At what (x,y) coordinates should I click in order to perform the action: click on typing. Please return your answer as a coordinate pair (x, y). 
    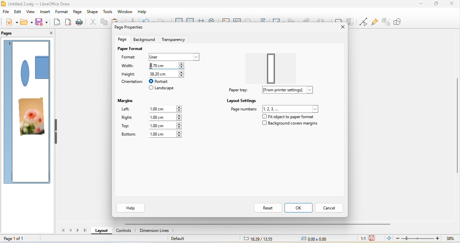
    Looking at the image, I should click on (165, 66).